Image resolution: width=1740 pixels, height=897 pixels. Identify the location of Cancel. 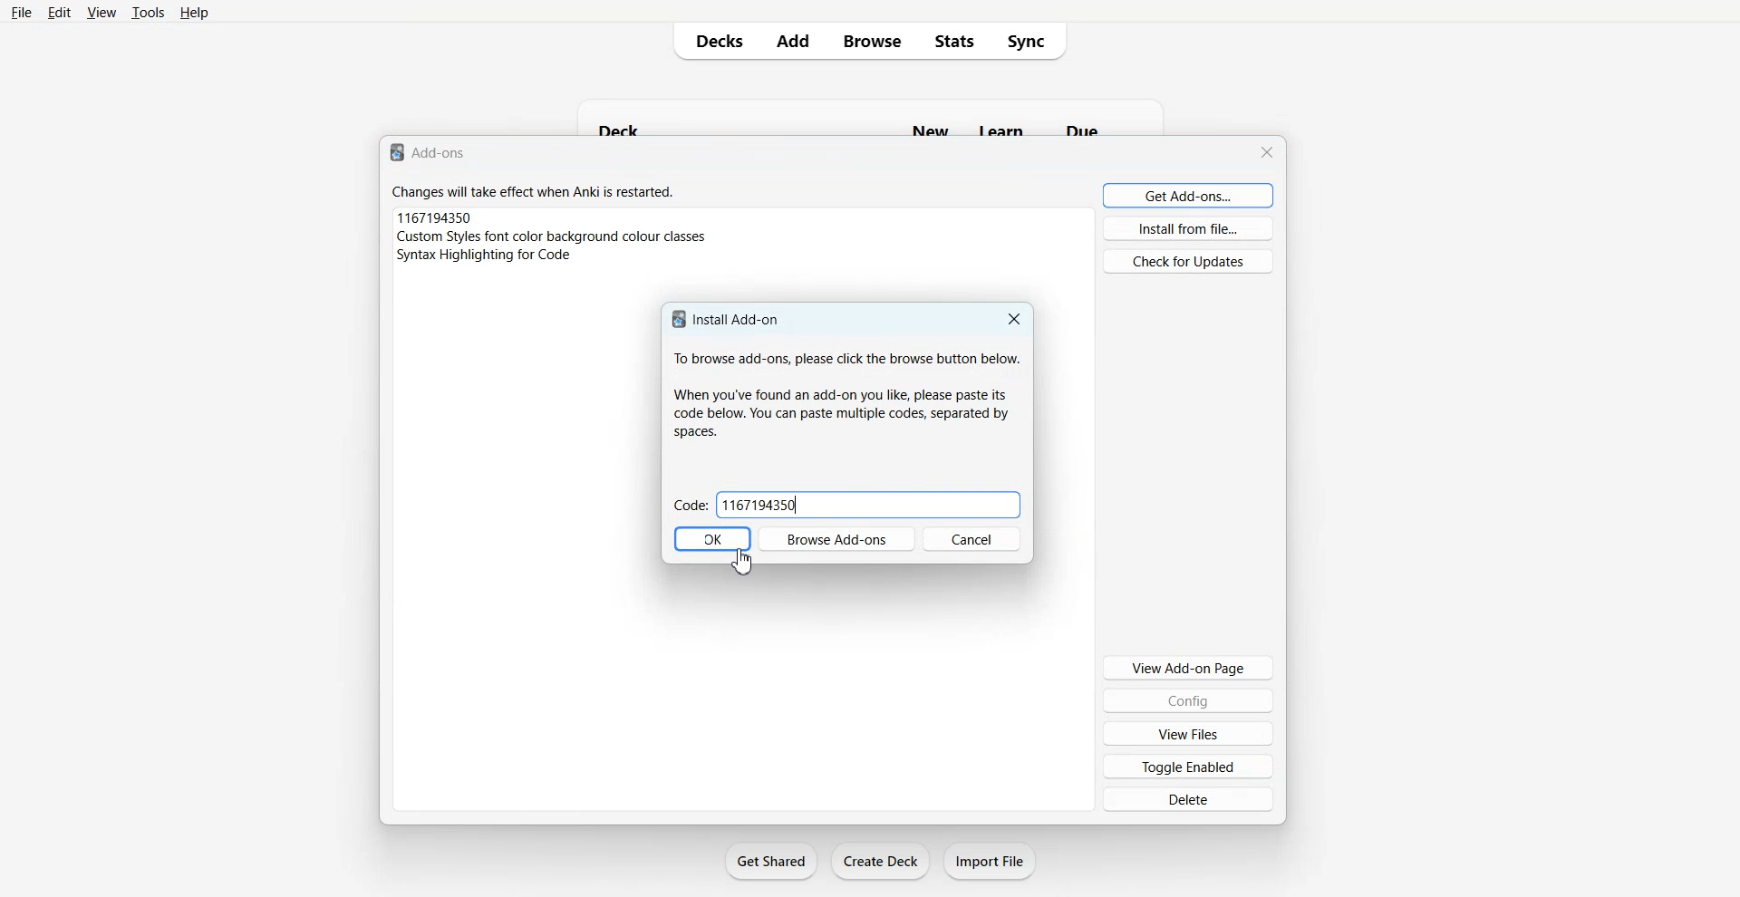
(973, 538).